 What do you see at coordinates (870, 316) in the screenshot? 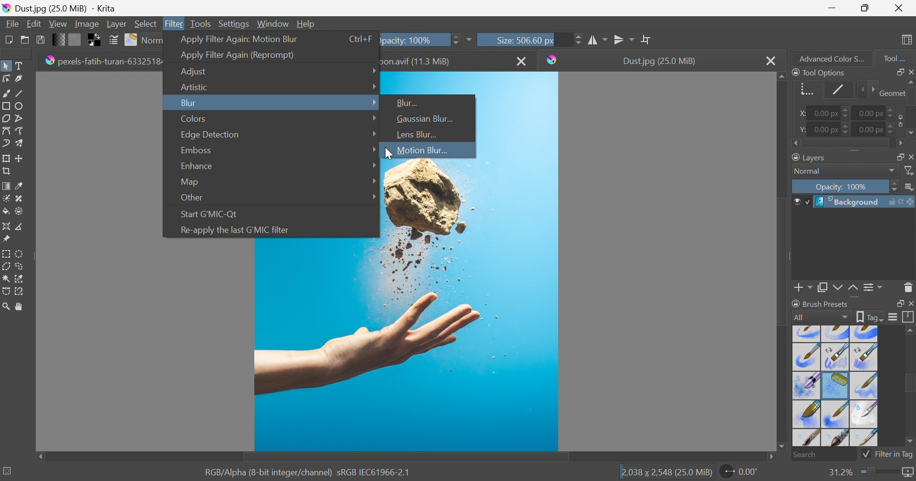
I see `Show the tag box options` at bounding box center [870, 316].